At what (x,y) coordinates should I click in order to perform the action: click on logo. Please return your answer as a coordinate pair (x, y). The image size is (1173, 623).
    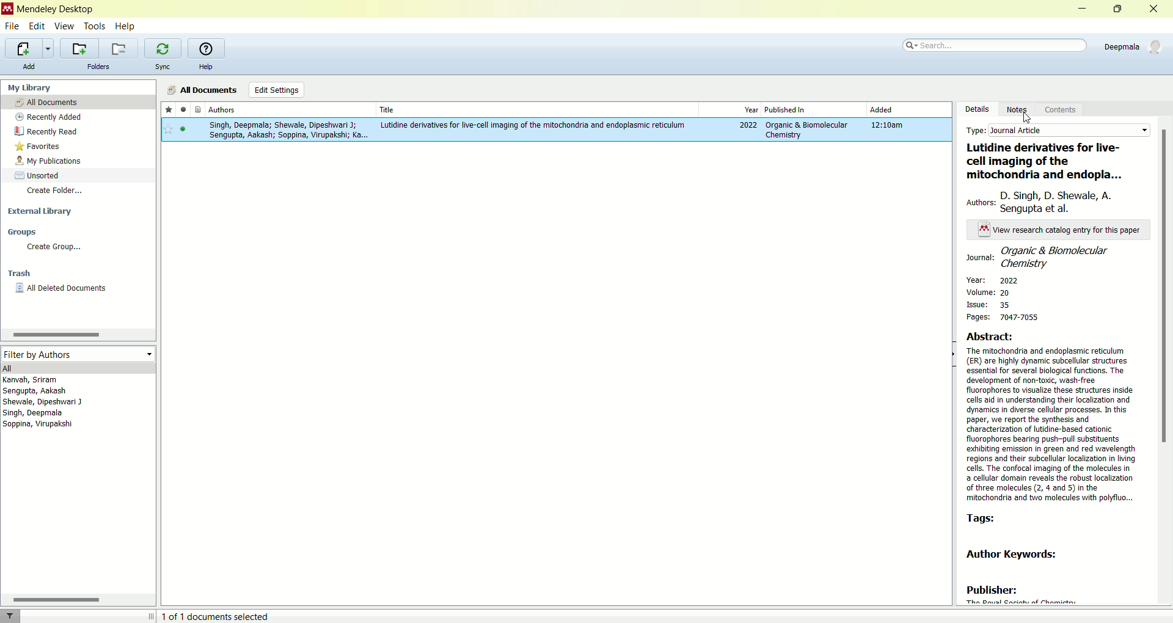
    Looking at the image, I should click on (7, 9).